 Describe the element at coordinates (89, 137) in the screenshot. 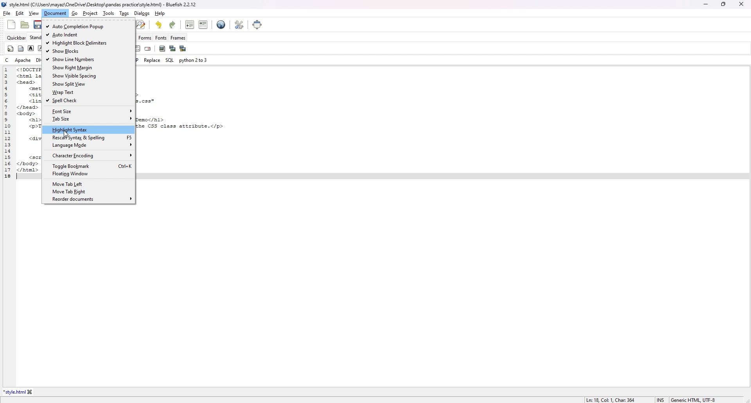

I see `rescan syntax and spelling` at that location.